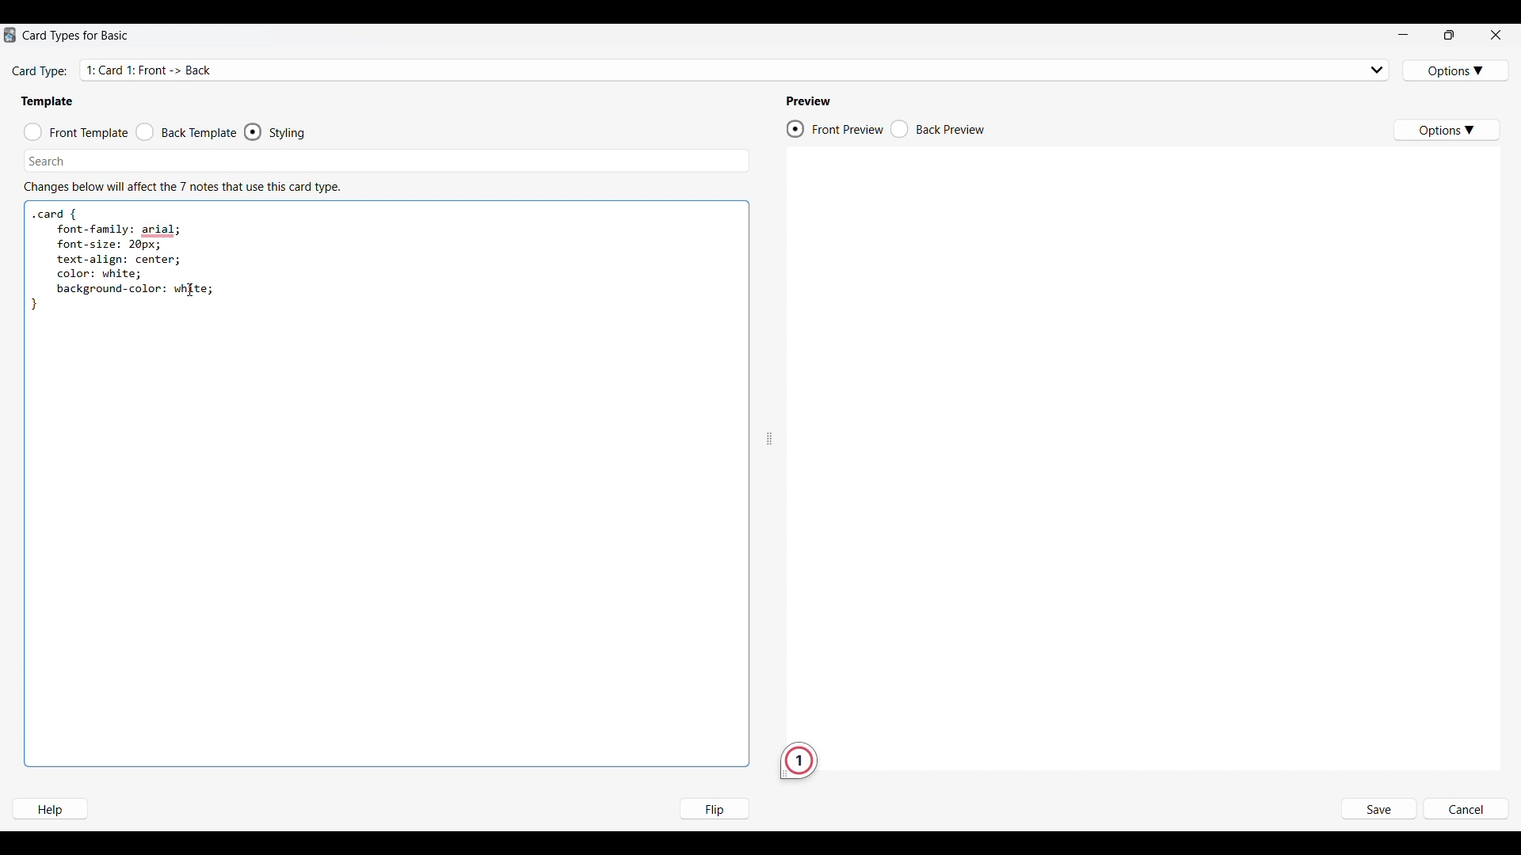 This screenshot has width=1521, height=855. Describe the element at coordinates (190, 290) in the screenshot. I see `Cursor` at that location.